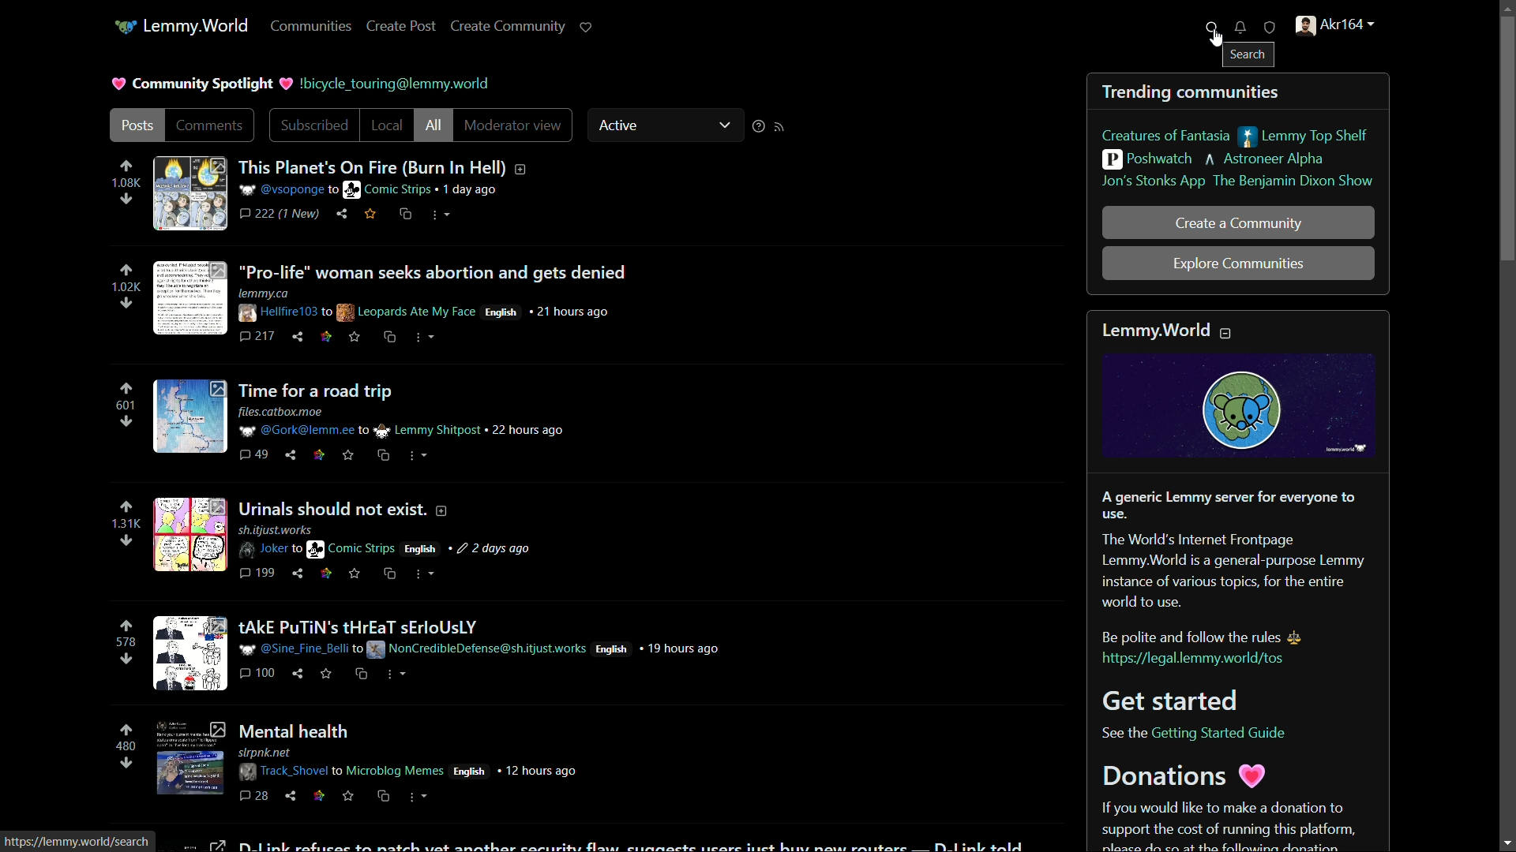 Image resolution: width=1516 pixels, height=852 pixels. What do you see at coordinates (1333, 25) in the screenshot?
I see `profile` at bounding box center [1333, 25].